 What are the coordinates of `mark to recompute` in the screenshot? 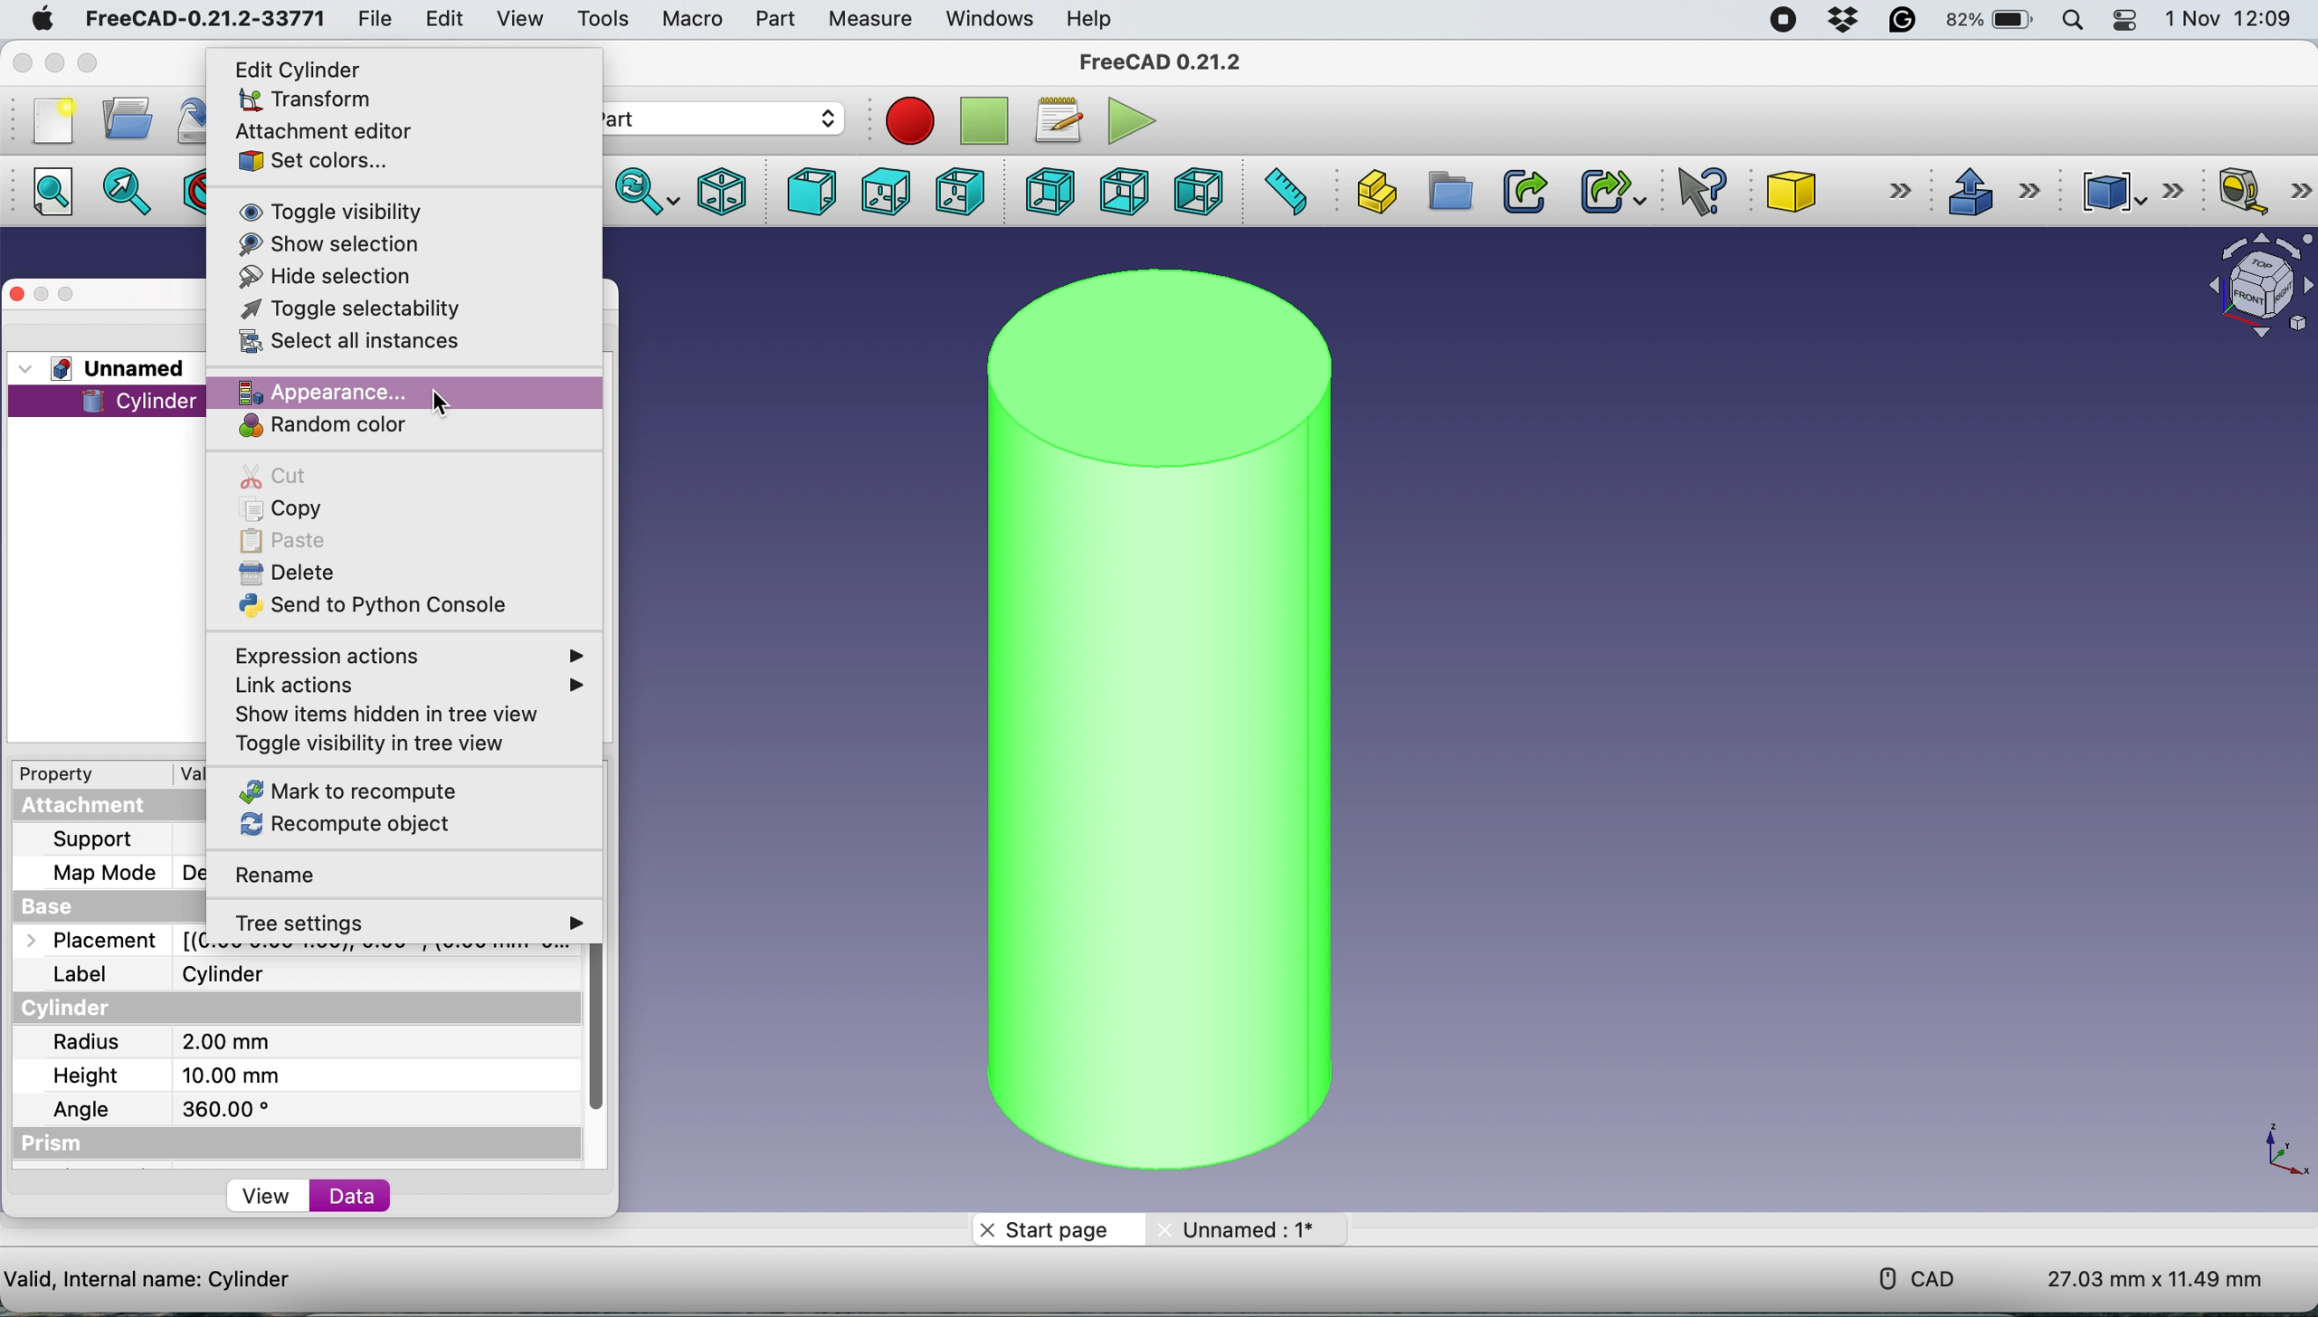 It's located at (367, 790).